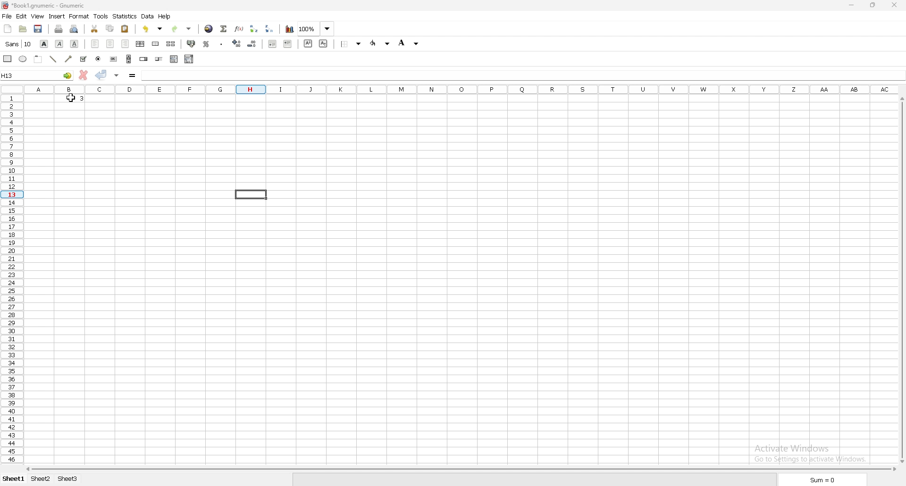  What do you see at coordinates (74, 29) in the screenshot?
I see `print preview` at bounding box center [74, 29].